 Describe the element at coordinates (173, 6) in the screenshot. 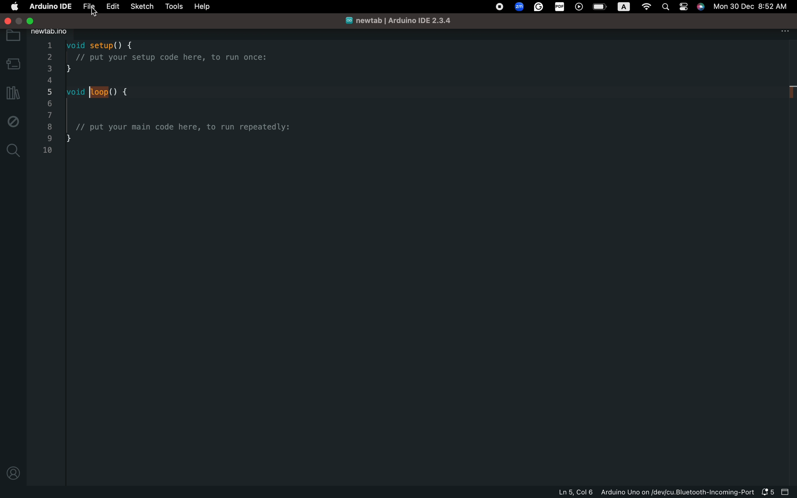

I see `tools` at that location.